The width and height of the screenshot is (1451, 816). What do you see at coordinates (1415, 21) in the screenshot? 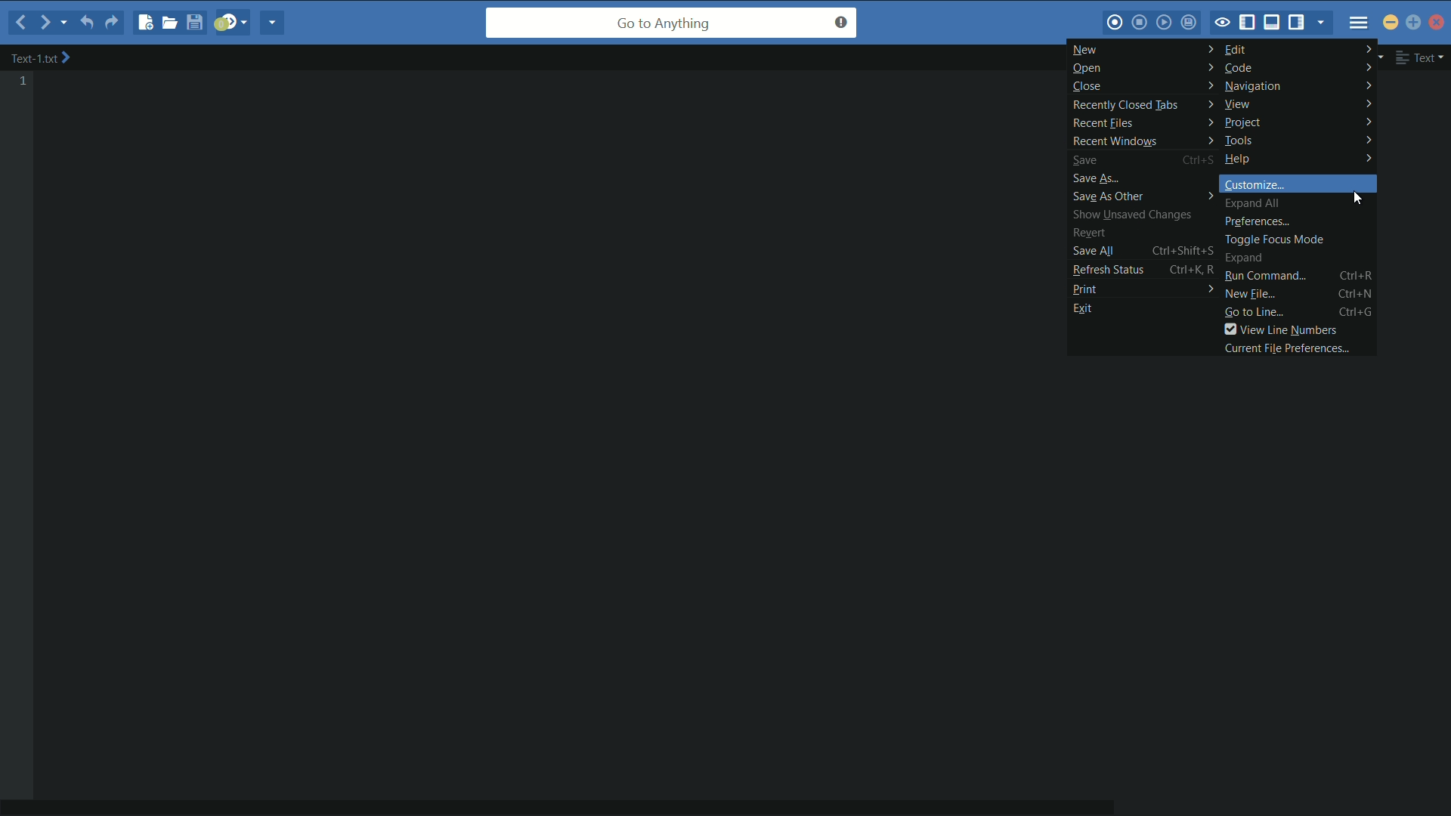
I see `maximize` at bounding box center [1415, 21].